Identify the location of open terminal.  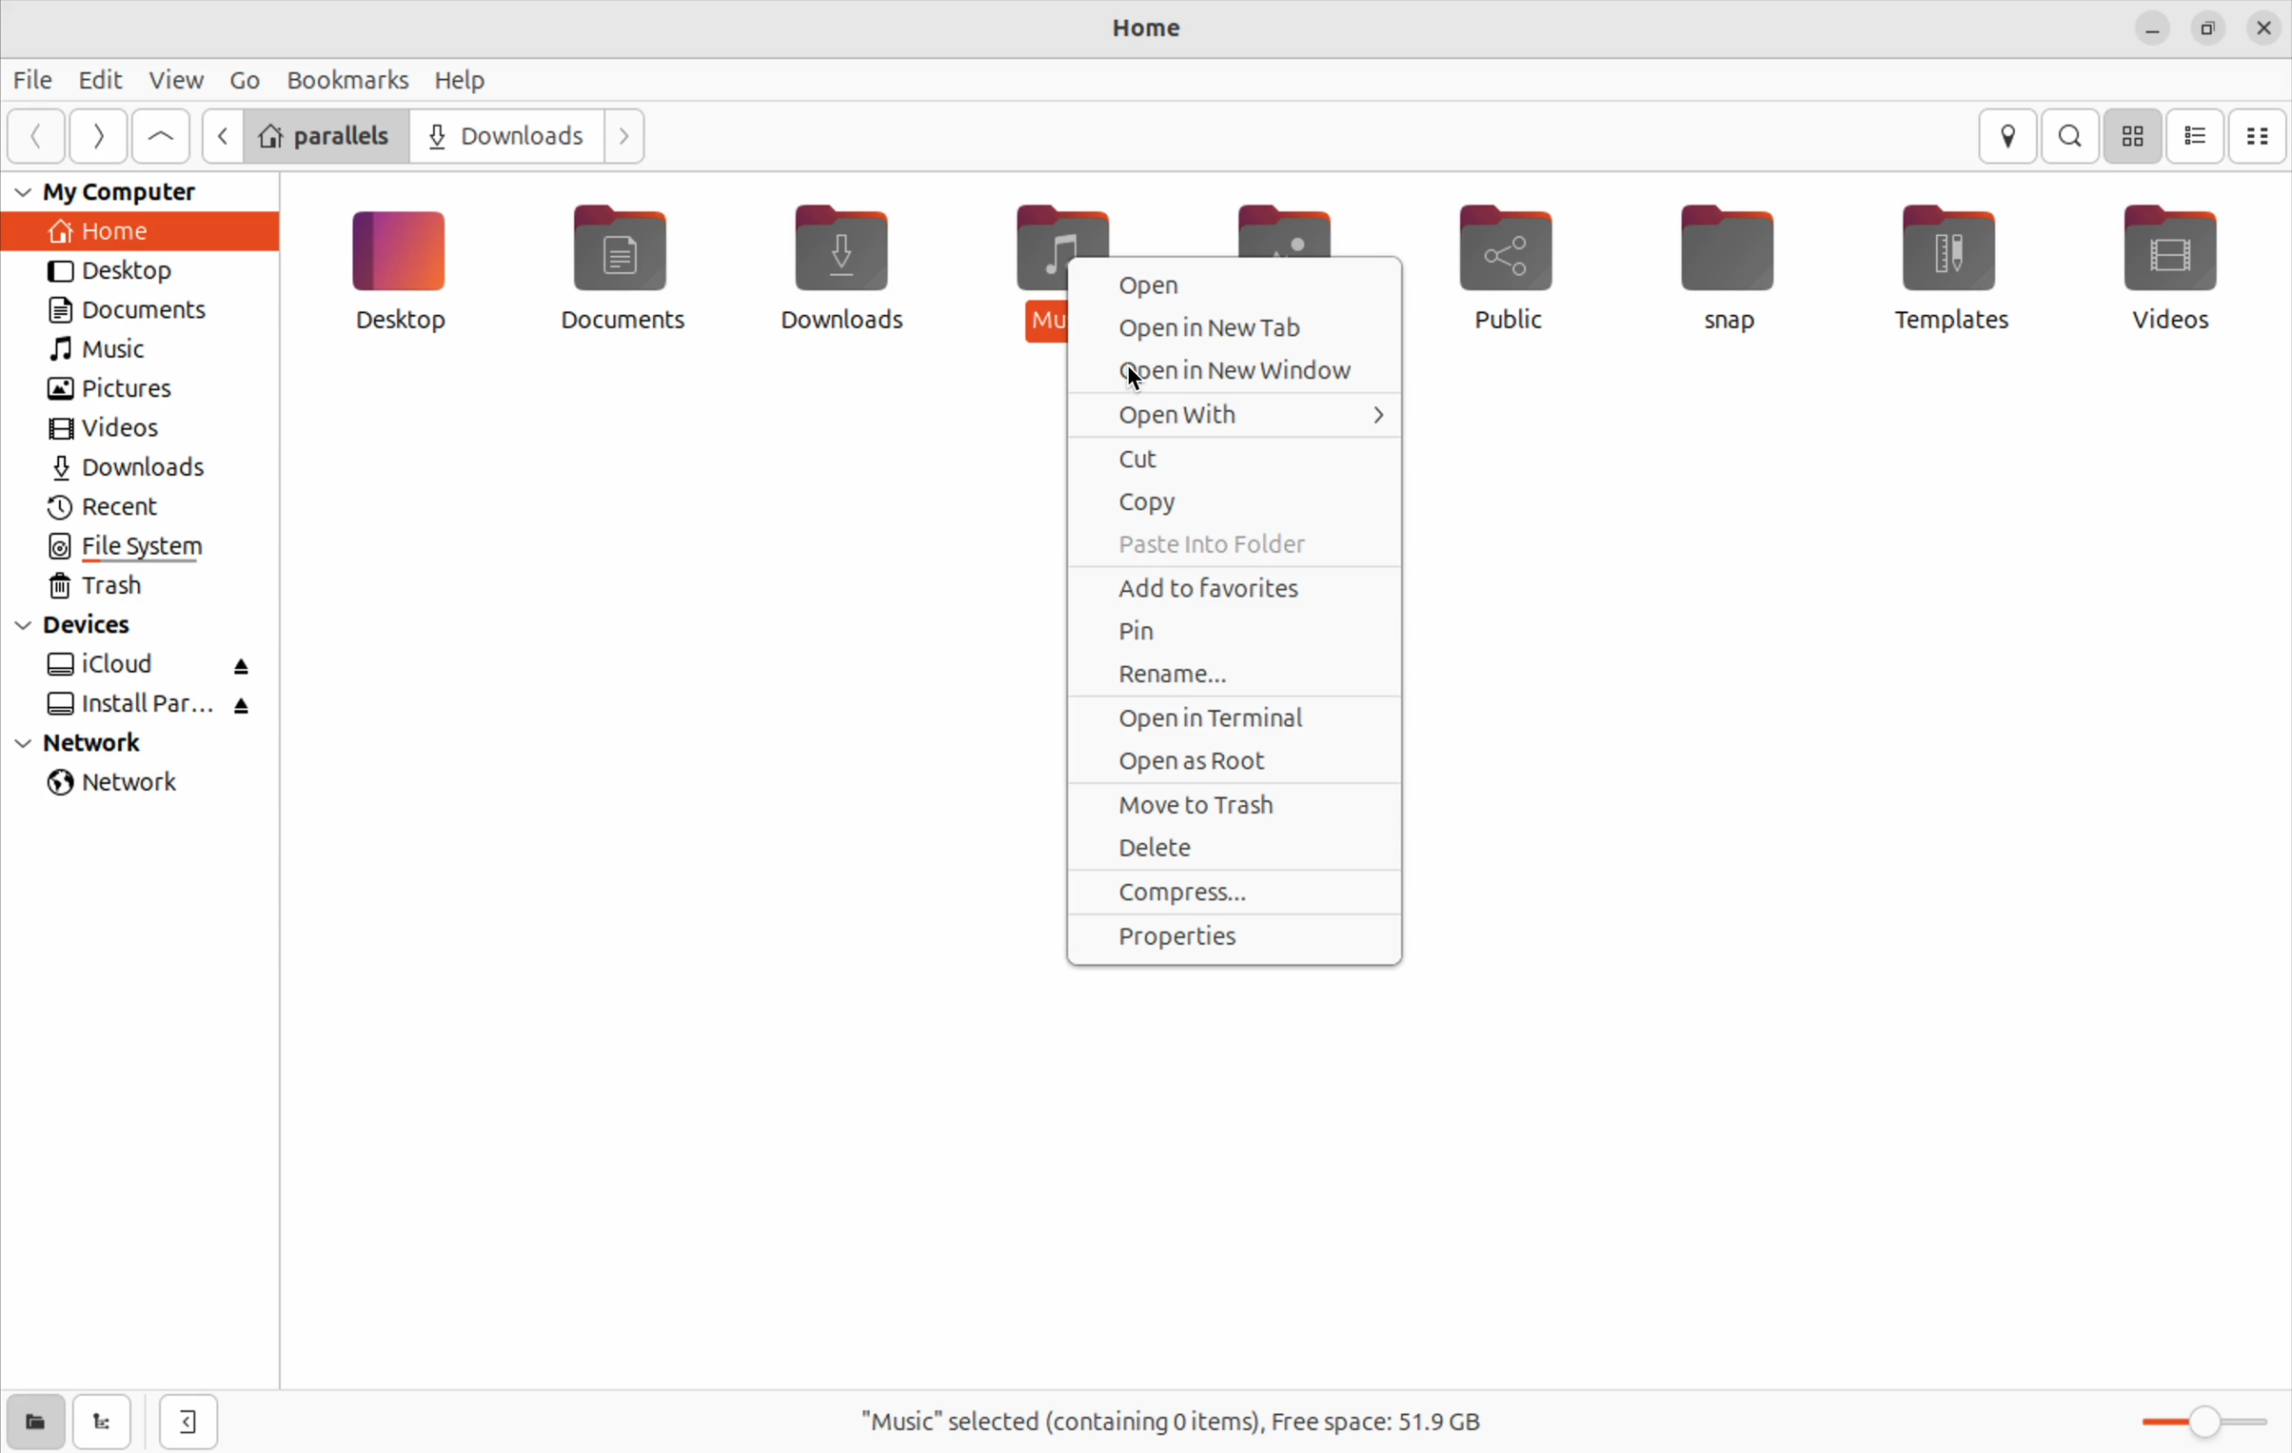
(1236, 720).